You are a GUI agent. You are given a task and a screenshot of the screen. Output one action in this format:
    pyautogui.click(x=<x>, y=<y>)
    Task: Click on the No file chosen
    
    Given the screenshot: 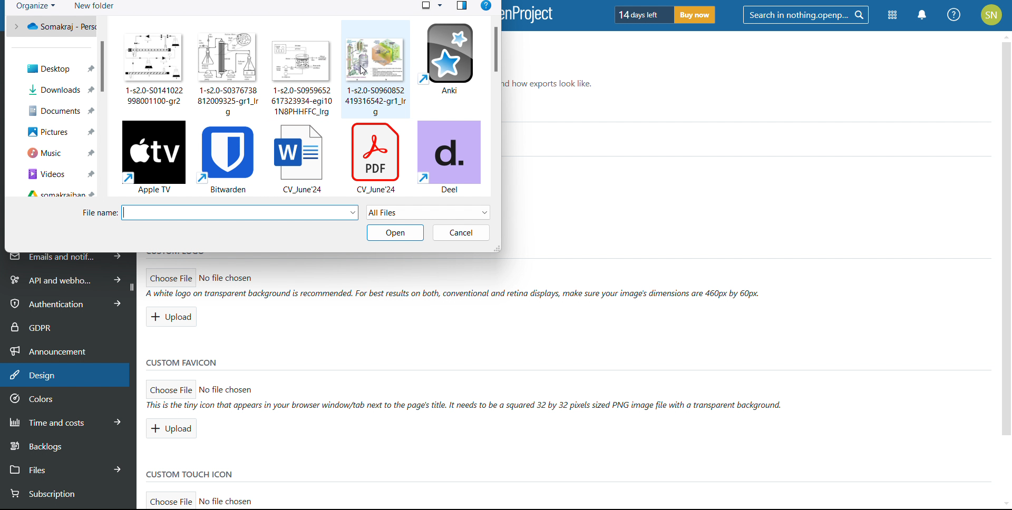 What is the action you would take?
    pyautogui.click(x=233, y=499)
    